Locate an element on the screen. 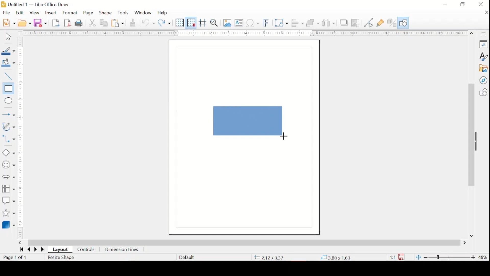 This screenshot has height=276, width=490. shadow is located at coordinates (344, 22).